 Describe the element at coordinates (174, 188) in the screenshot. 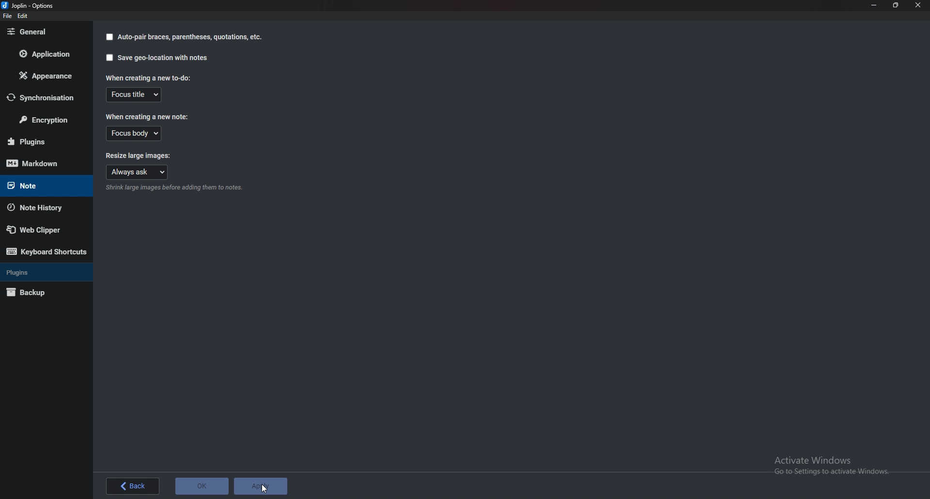

I see `Info` at that location.